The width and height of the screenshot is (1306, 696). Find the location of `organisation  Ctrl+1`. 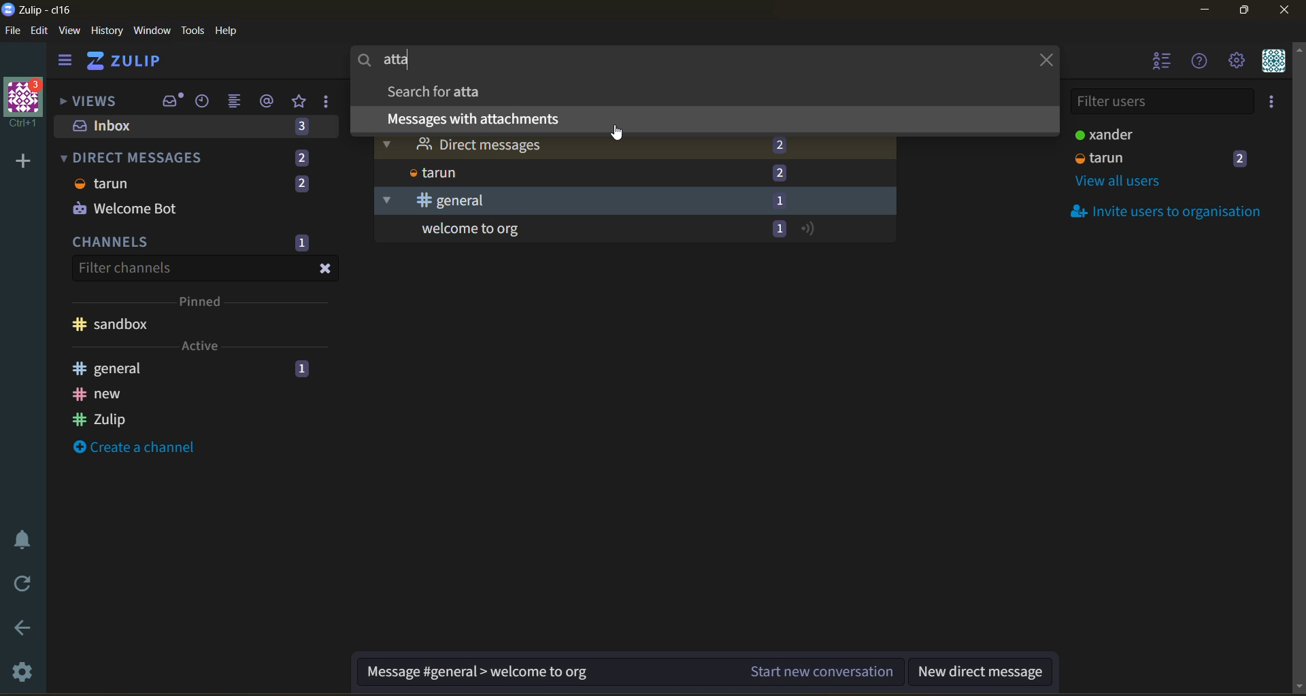

organisation  Ctrl+1 is located at coordinates (27, 105).